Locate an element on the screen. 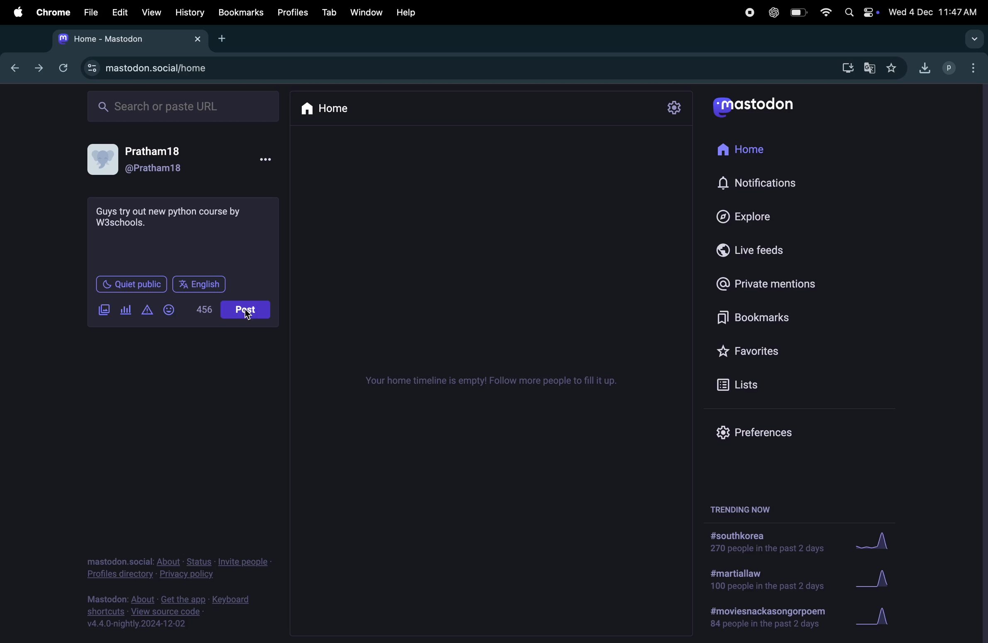  battery is located at coordinates (798, 12).